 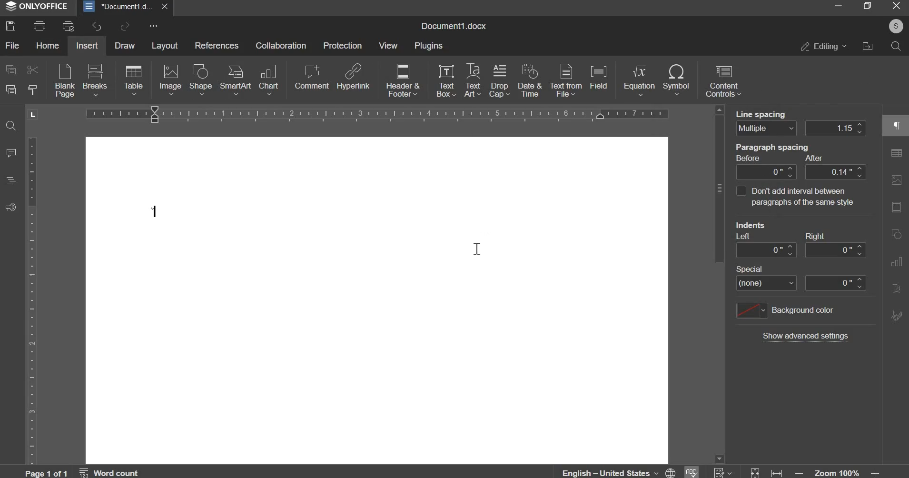 What do you see at coordinates (500, 80) in the screenshot?
I see `drop cap` at bounding box center [500, 80].